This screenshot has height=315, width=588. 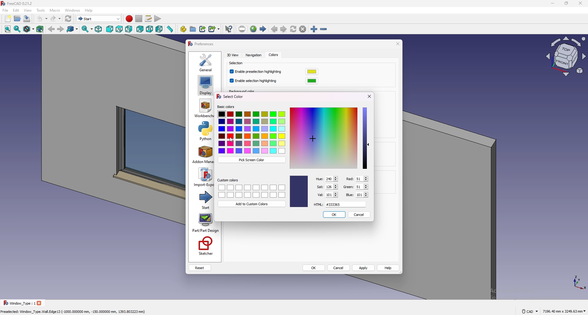 I want to click on file, so click(x=6, y=10).